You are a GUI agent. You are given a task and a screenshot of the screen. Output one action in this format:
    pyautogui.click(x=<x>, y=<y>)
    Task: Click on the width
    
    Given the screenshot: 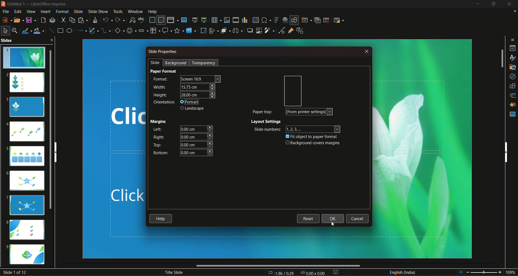 What is the action you would take?
    pyautogui.click(x=160, y=86)
    